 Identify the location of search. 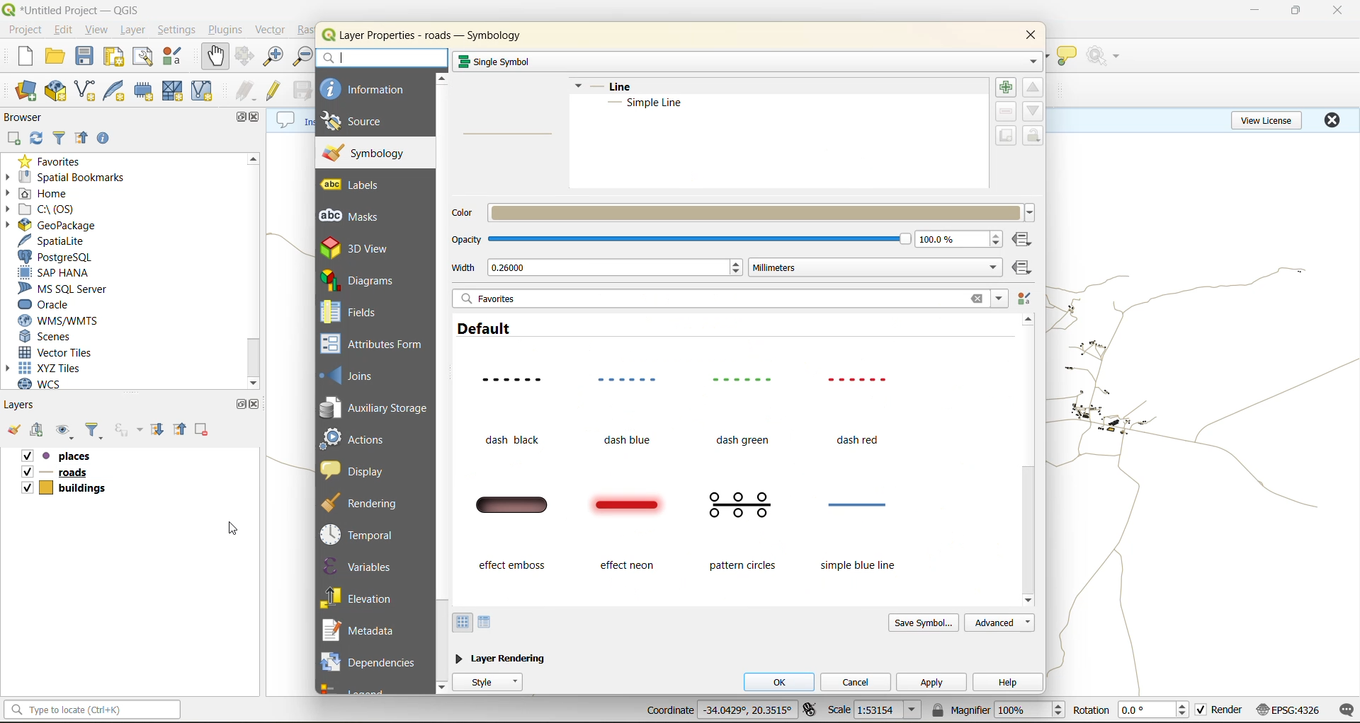
(375, 56).